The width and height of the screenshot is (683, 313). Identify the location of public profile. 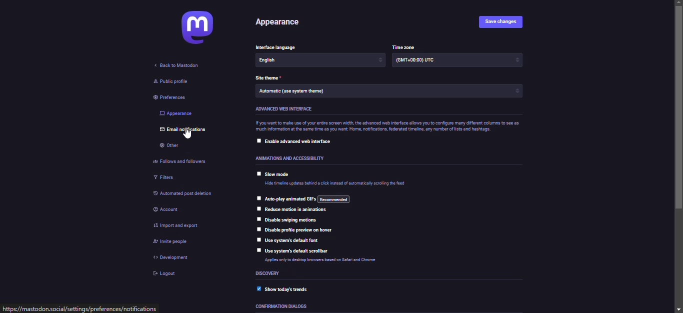
(169, 81).